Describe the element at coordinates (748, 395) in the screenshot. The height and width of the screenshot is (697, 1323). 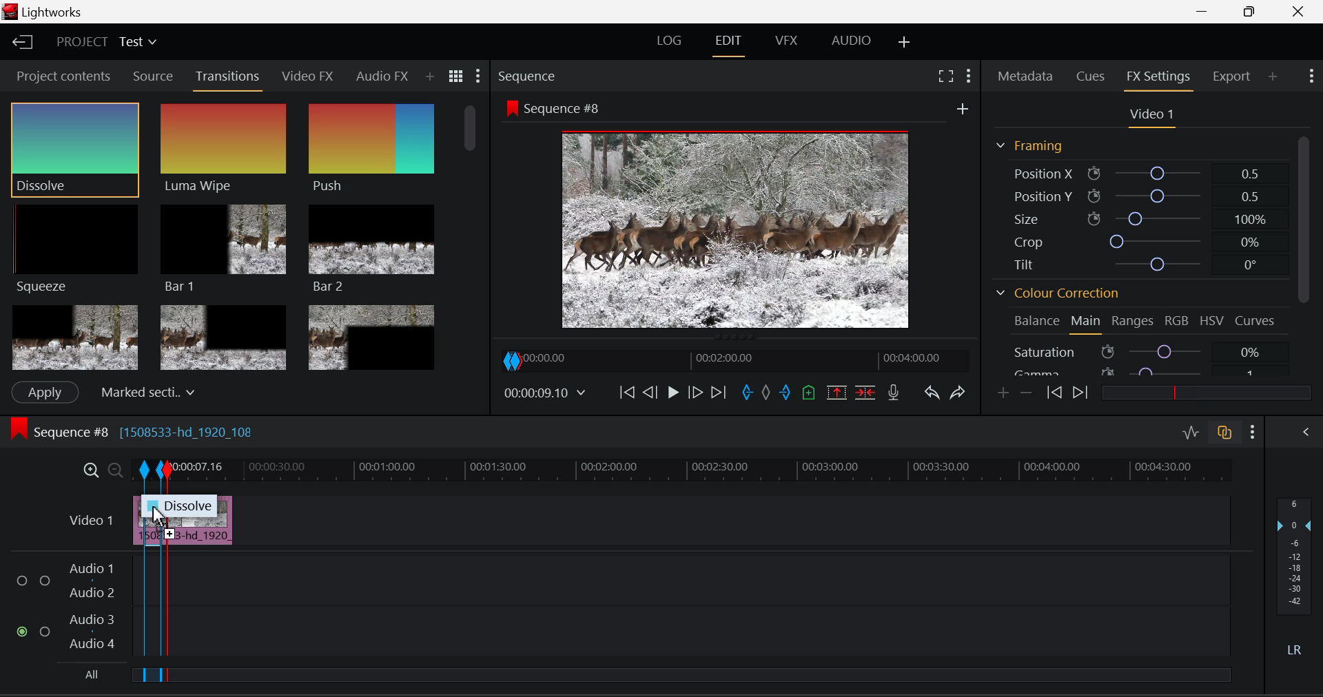
I see `Mark In Point` at that location.